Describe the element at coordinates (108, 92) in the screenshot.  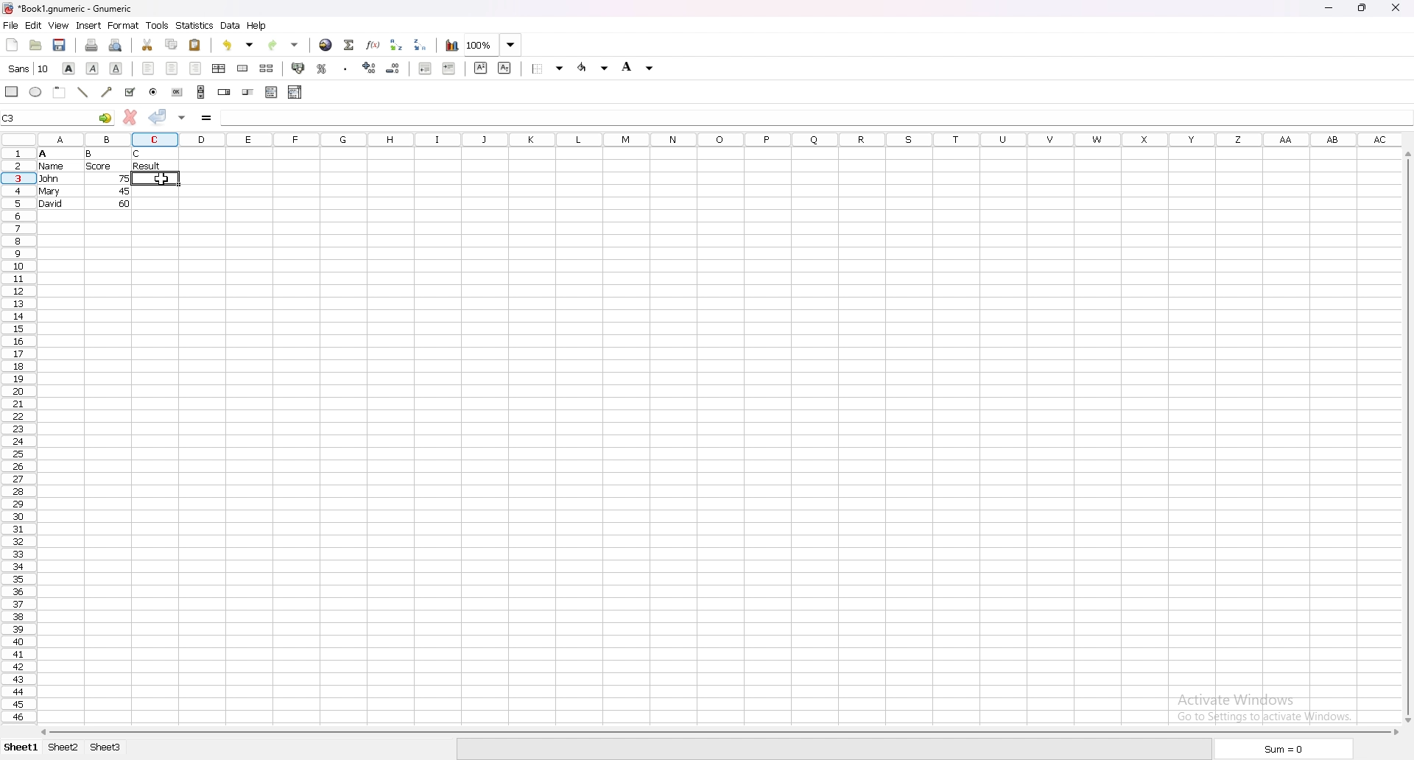
I see `arrowed line` at that location.